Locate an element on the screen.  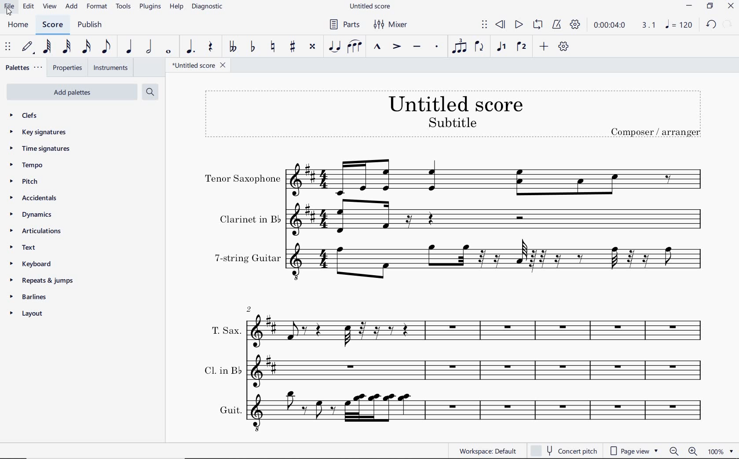
PARTS is located at coordinates (344, 24).